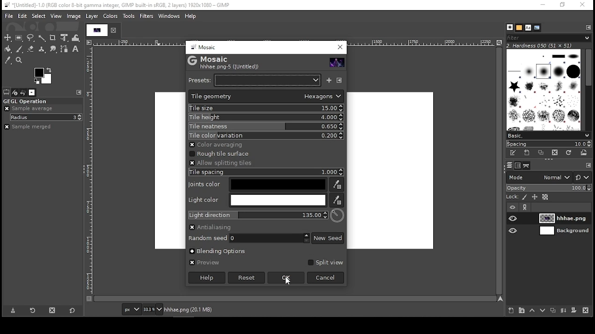 The image size is (595, 334). I want to click on layer visibility on/off, so click(514, 219).